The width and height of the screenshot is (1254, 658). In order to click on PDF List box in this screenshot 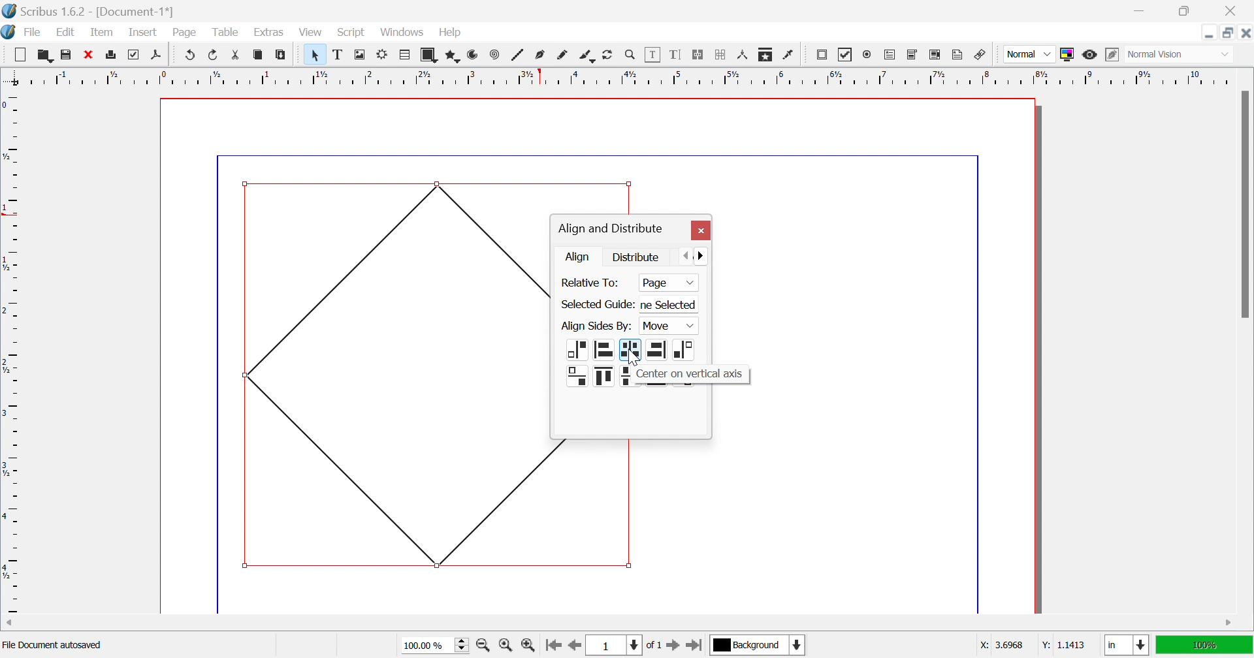, I will do `click(935, 54)`.